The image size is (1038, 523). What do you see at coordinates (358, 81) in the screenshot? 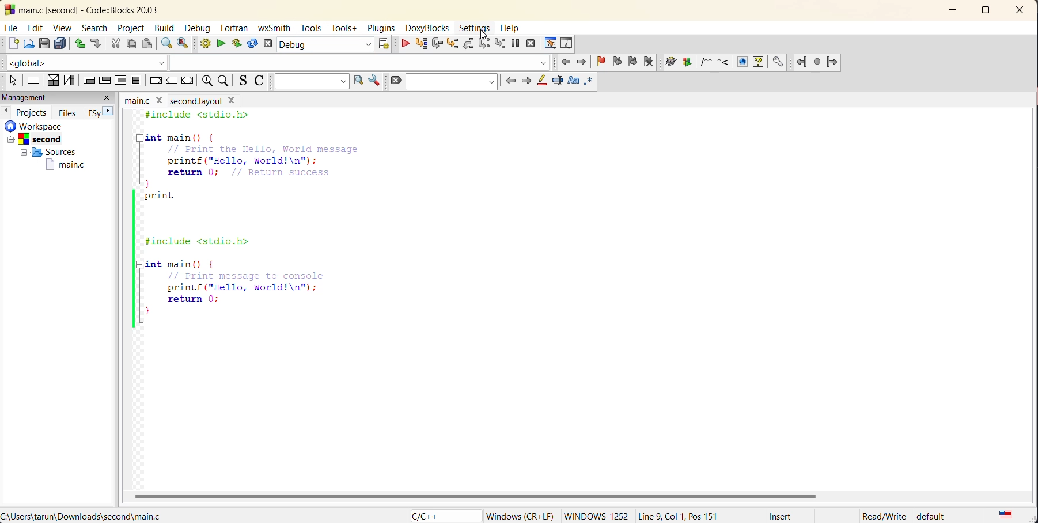
I see `run search` at bounding box center [358, 81].